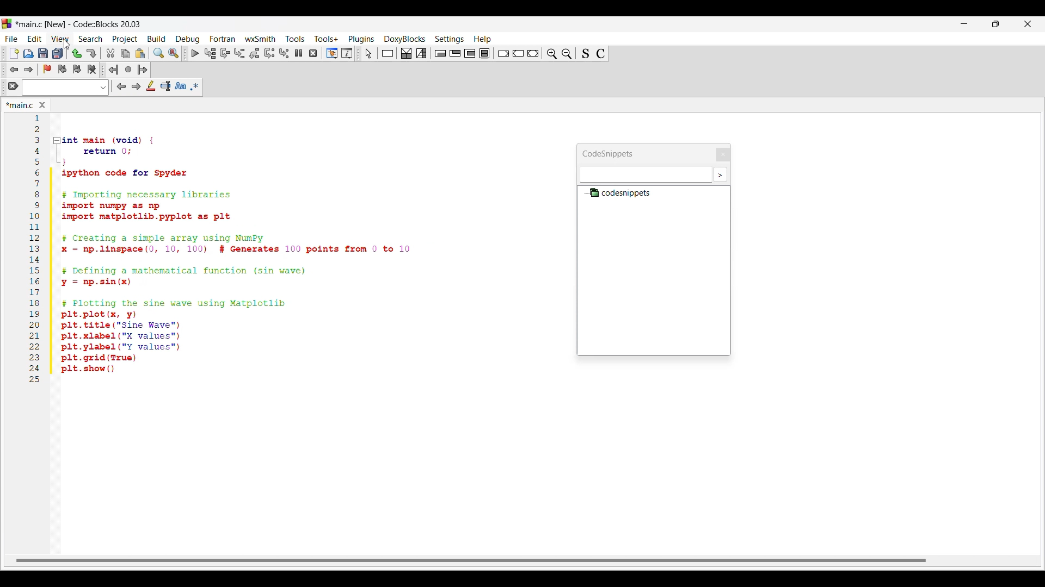  I want to click on Step out, so click(254, 53).